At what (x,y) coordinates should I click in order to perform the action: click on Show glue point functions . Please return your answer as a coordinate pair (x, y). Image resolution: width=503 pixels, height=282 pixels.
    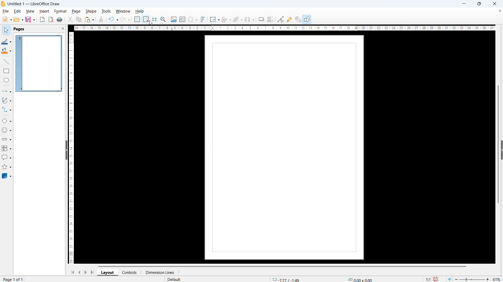
    Looking at the image, I should click on (289, 19).